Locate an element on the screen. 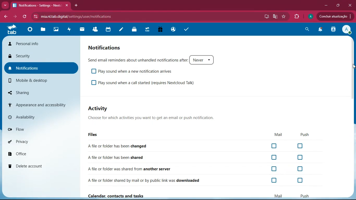 The width and height of the screenshot is (356, 200). file shared is located at coordinates (114, 158).